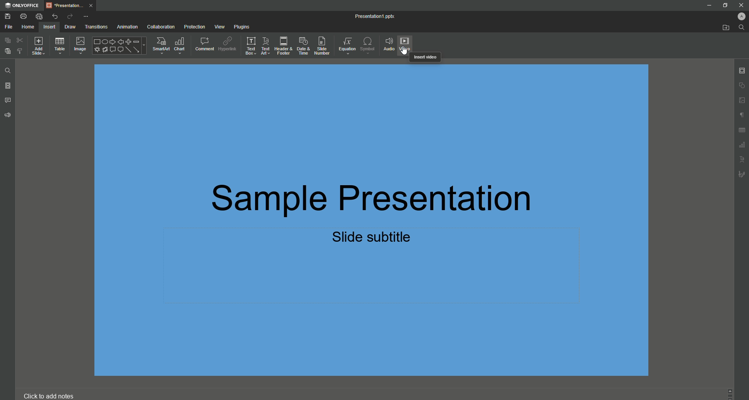 This screenshot has height=400, width=749. What do you see at coordinates (160, 26) in the screenshot?
I see `Collaboration` at bounding box center [160, 26].